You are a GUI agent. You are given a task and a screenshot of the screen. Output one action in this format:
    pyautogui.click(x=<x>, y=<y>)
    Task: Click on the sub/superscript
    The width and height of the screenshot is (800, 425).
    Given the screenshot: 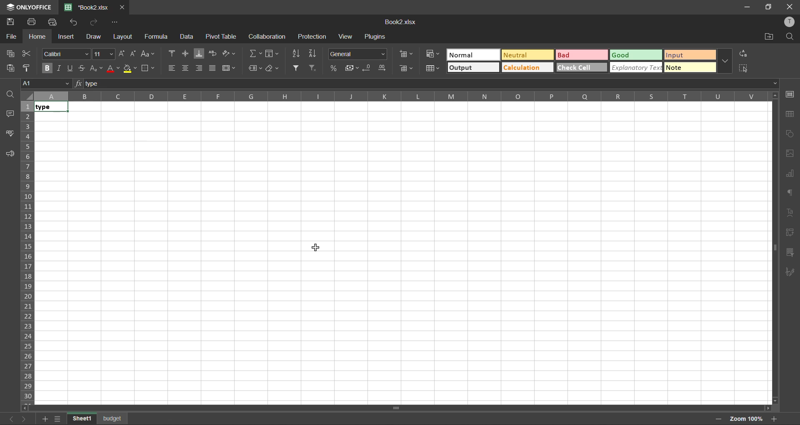 What is the action you would take?
    pyautogui.click(x=94, y=69)
    